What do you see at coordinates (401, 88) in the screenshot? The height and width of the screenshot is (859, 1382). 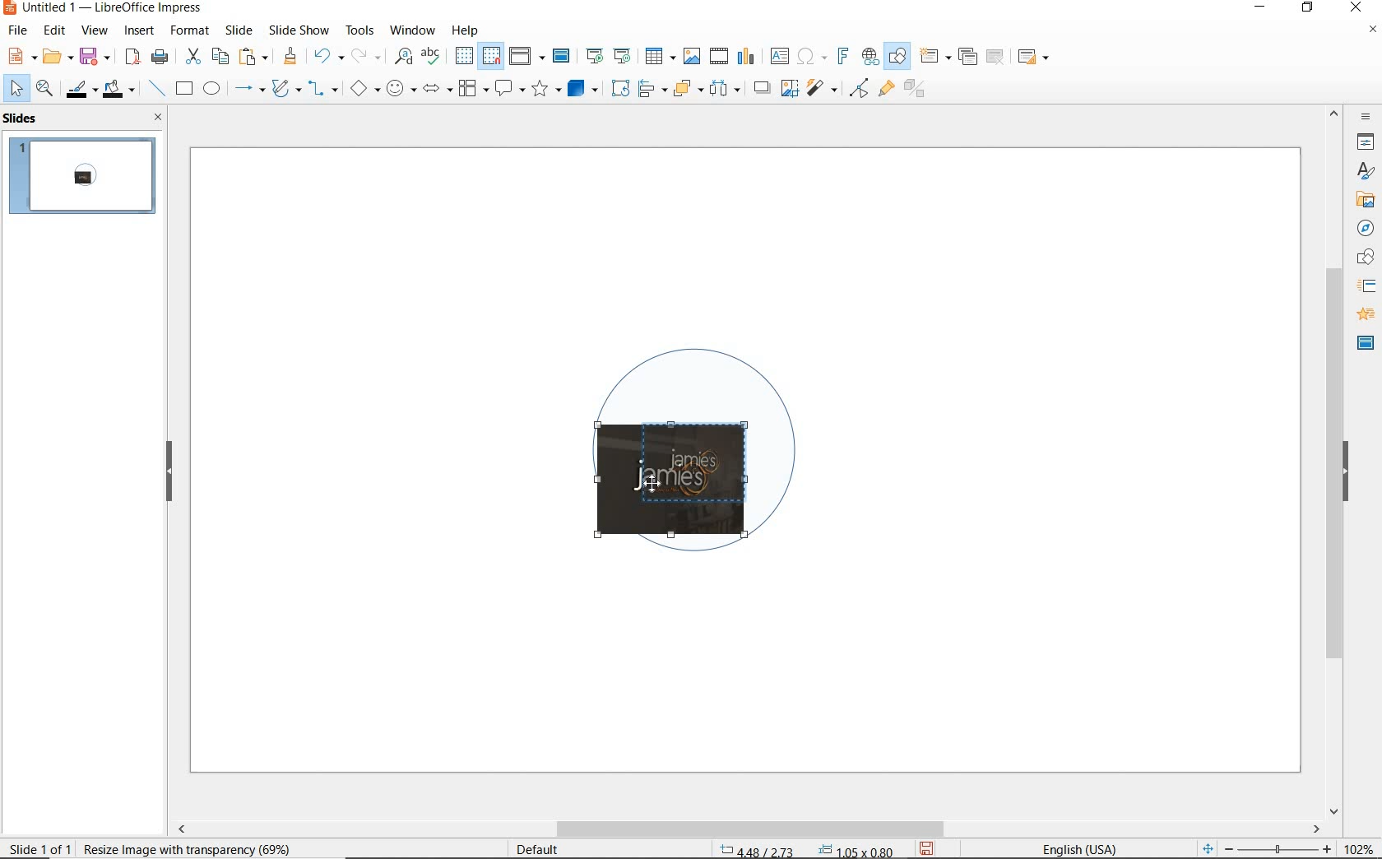 I see `symbol shapes` at bounding box center [401, 88].